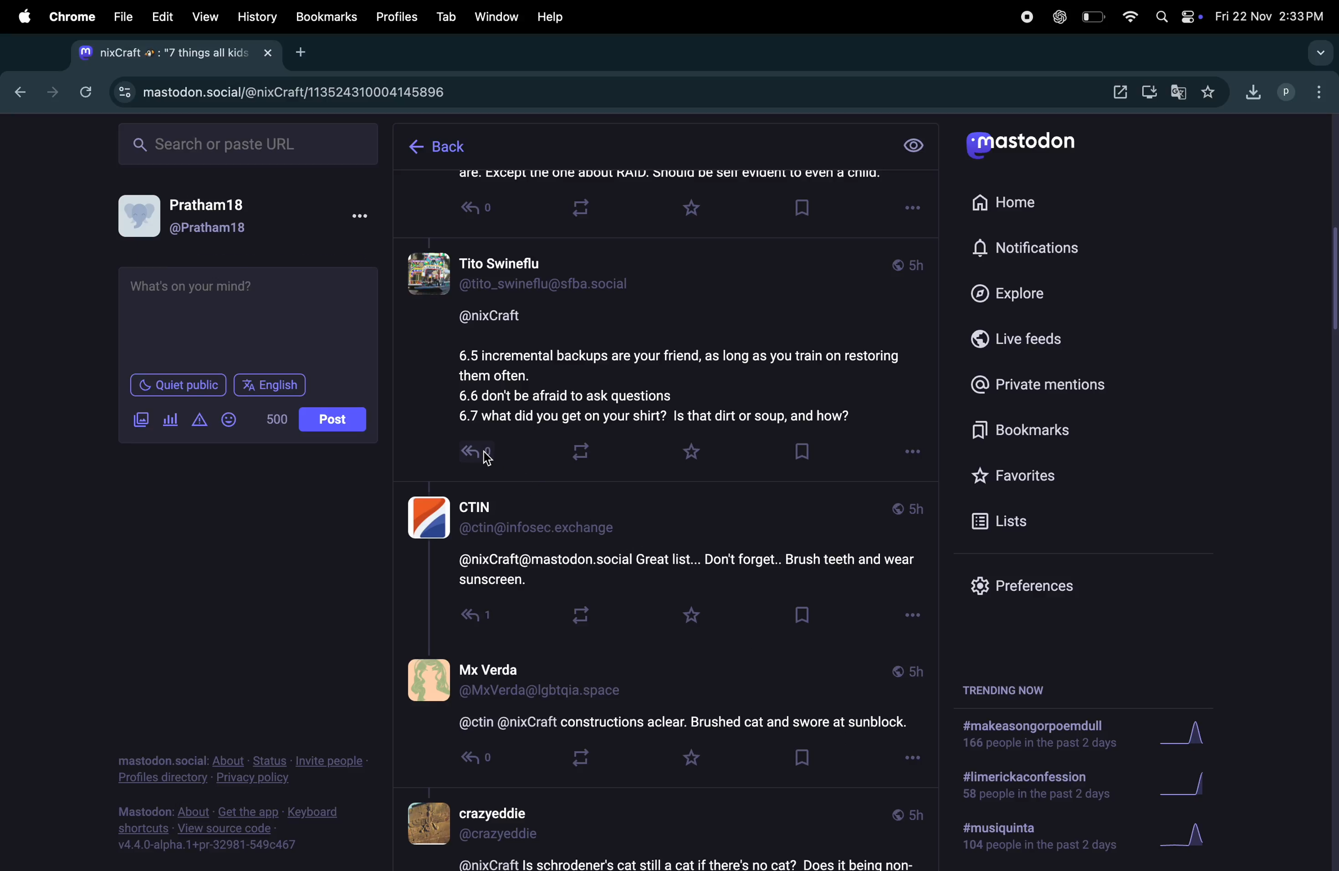  What do you see at coordinates (198, 420) in the screenshot?
I see `add content waning` at bounding box center [198, 420].